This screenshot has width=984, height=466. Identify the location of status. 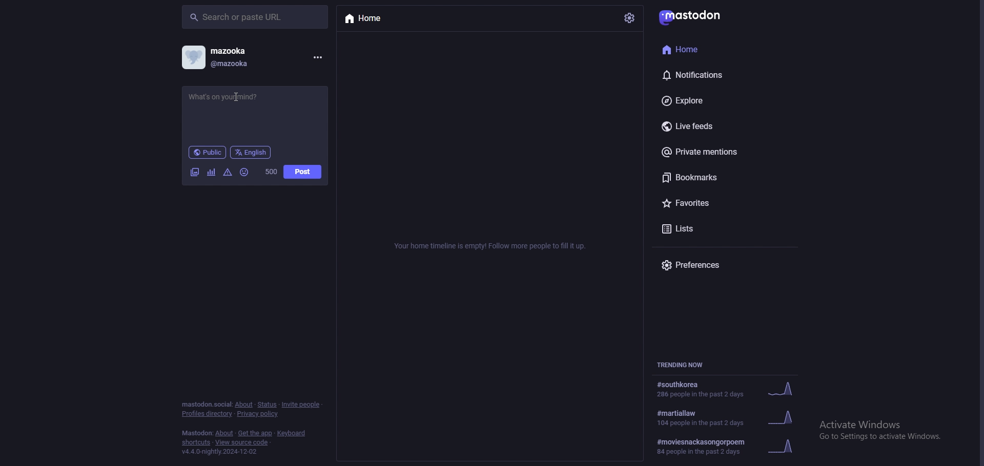
(266, 405).